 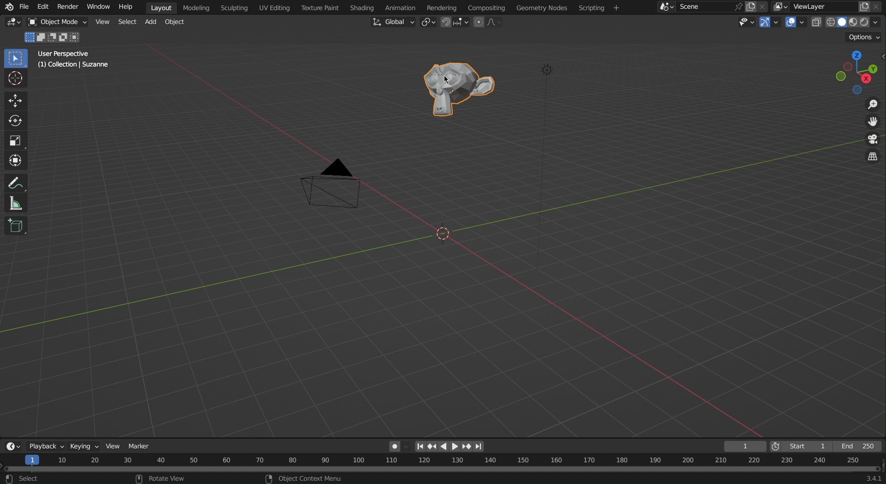 I want to click on User Perspective, so click(x=62, y=53).